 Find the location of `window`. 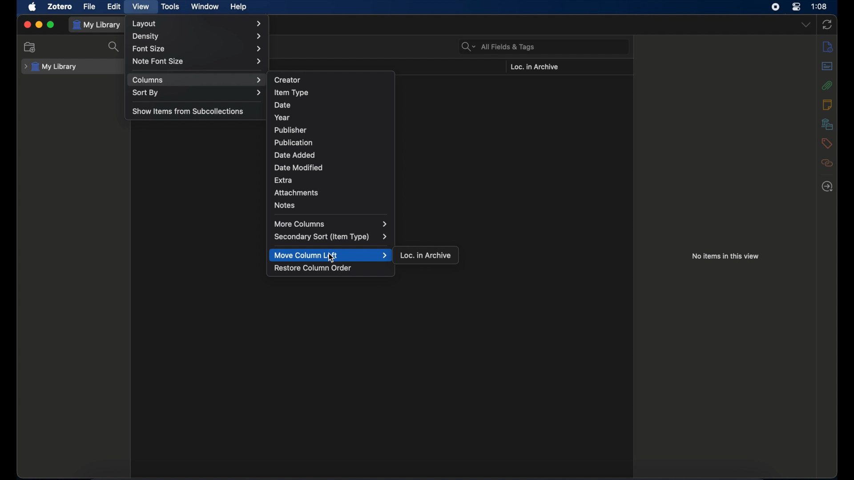

window is located at coordinates (206, 6).